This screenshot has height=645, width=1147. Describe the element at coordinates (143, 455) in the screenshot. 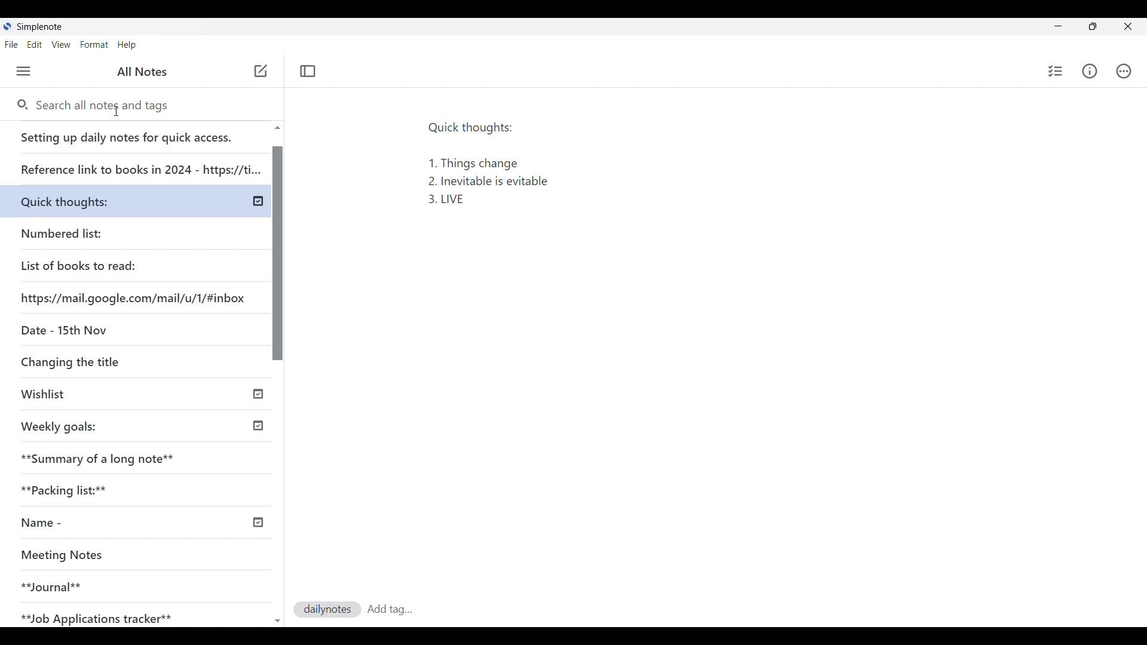

I see `Summary` at that location.